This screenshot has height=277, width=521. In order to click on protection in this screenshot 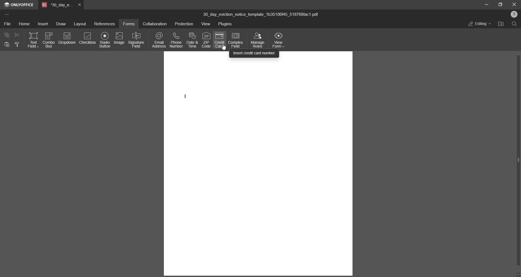, I will do `click(184, 23)`.